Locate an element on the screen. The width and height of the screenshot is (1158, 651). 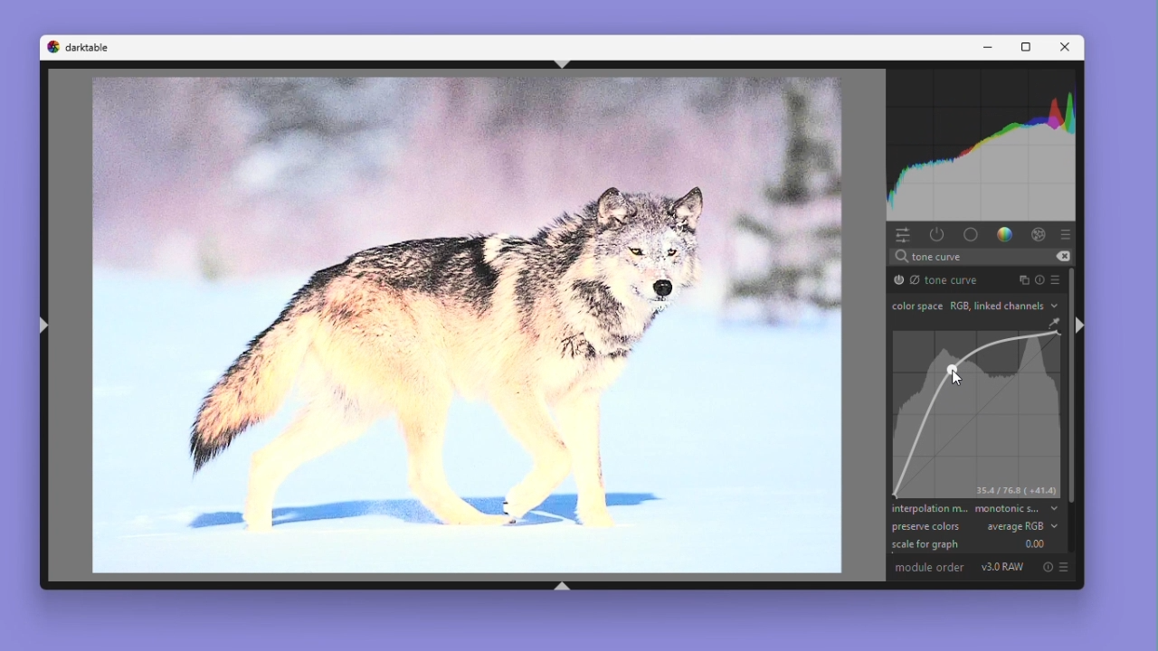
Quick access panel is located at coordinates (903, 234).